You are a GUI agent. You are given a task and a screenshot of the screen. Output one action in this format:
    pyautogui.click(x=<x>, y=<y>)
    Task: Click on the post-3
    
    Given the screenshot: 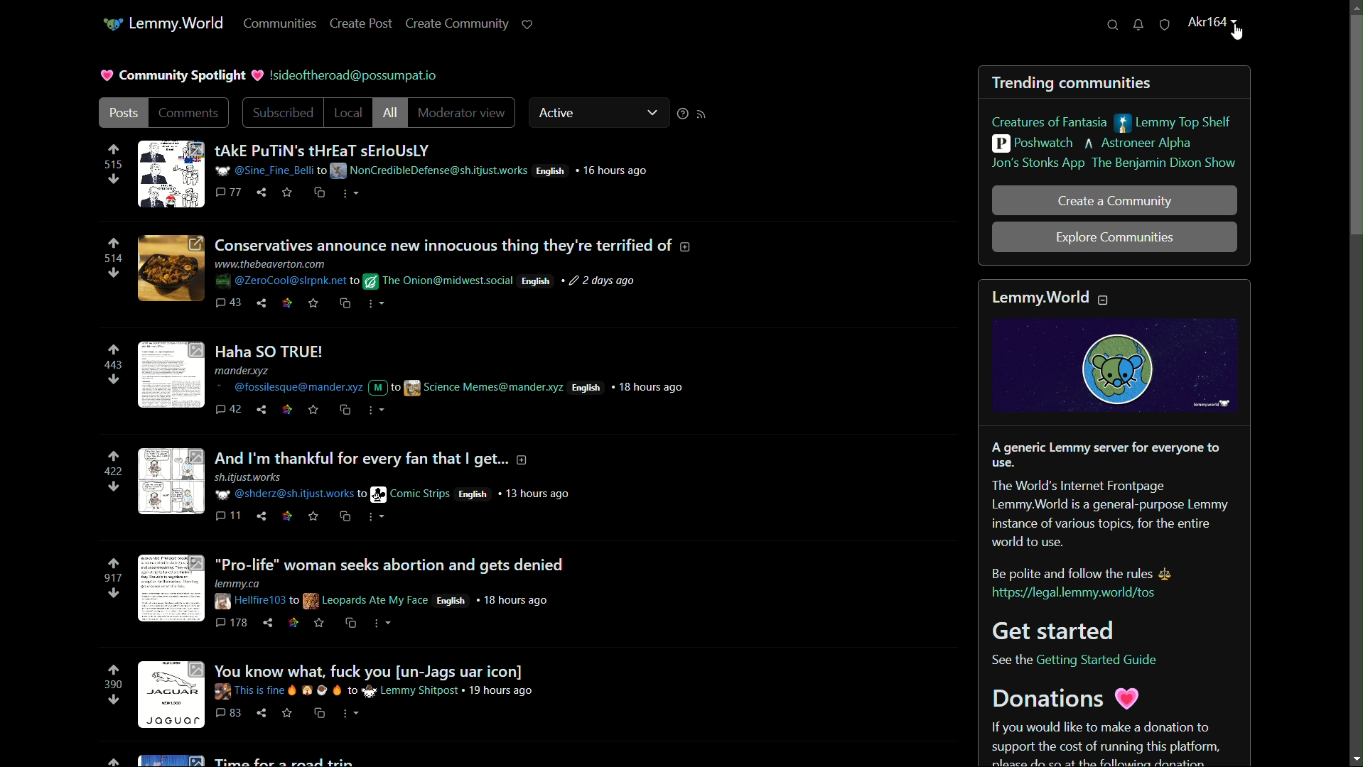 What is the action you would take?
    pyautogui.click(x=417, y=380)
    